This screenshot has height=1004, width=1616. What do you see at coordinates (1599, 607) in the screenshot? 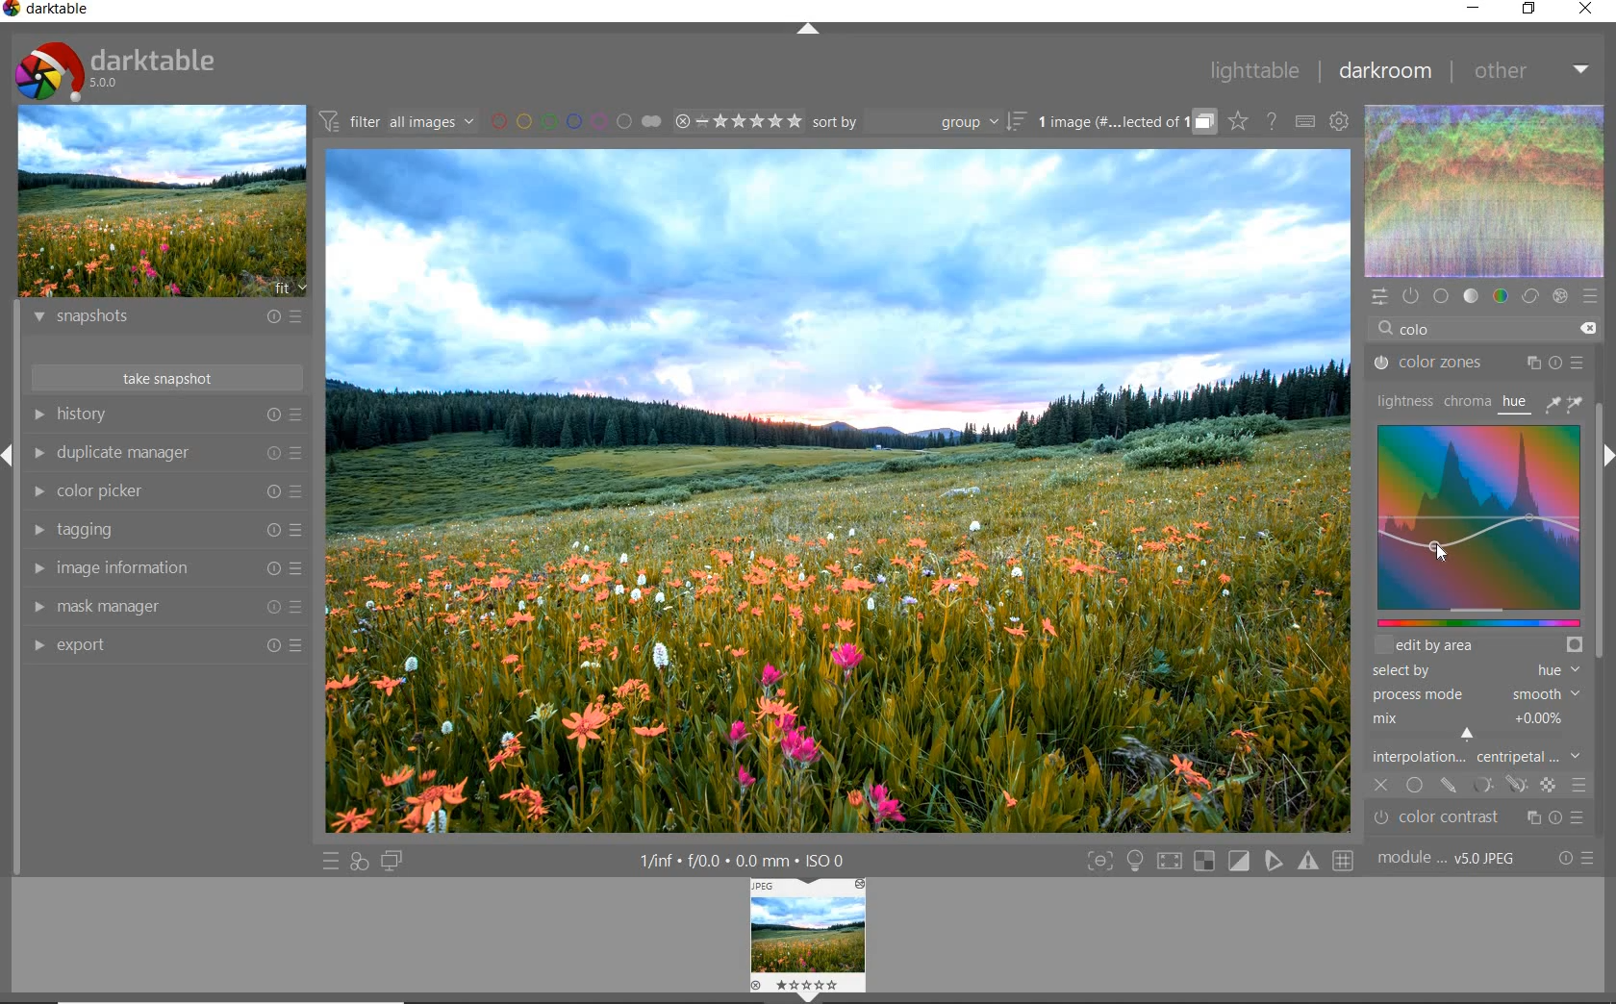
I see `scrollbar` at bounding box center [1599, 607].